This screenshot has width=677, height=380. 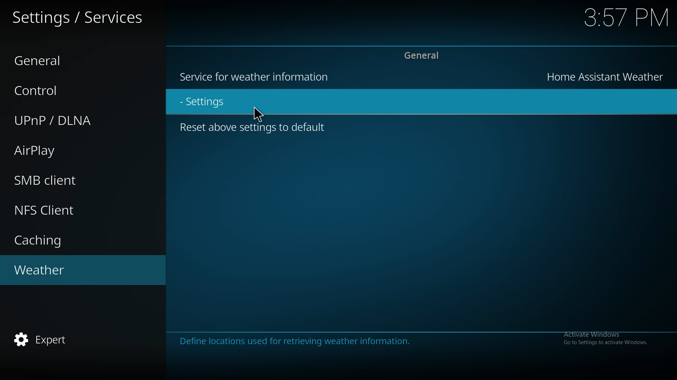 I want to click on info, so click(x=335, y=341).